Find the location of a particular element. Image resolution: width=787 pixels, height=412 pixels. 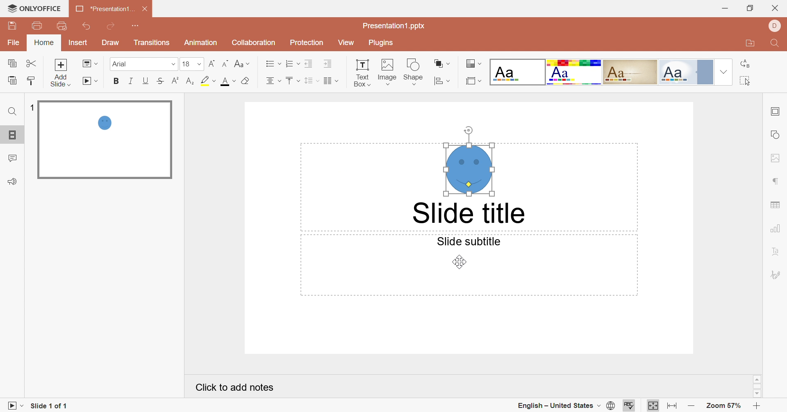

Arial is located at coordinates (133, 66).